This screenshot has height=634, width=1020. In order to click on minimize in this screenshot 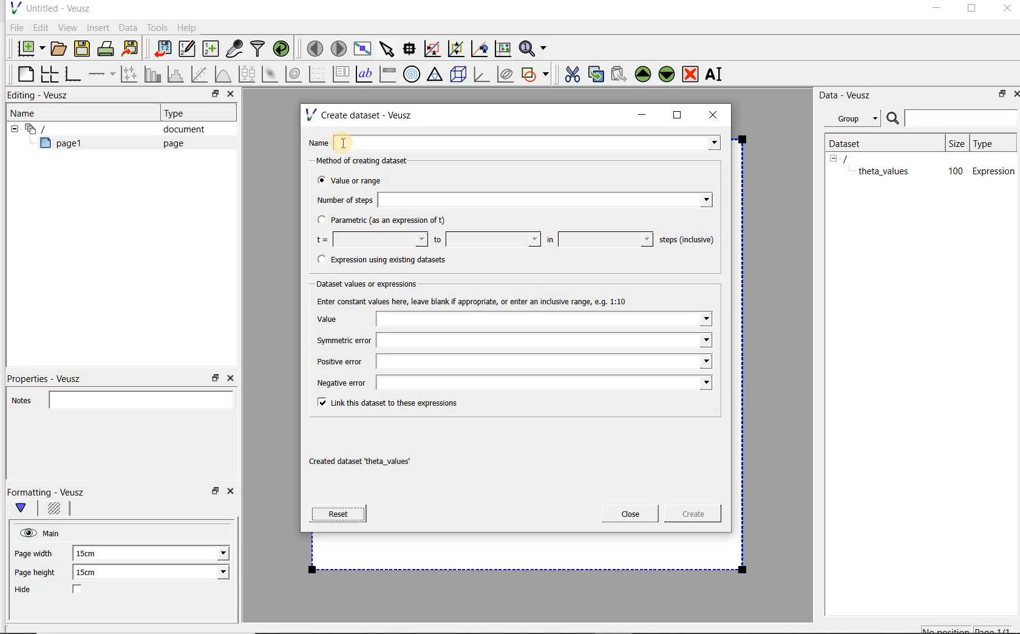, I will do `click(936, 10)`.